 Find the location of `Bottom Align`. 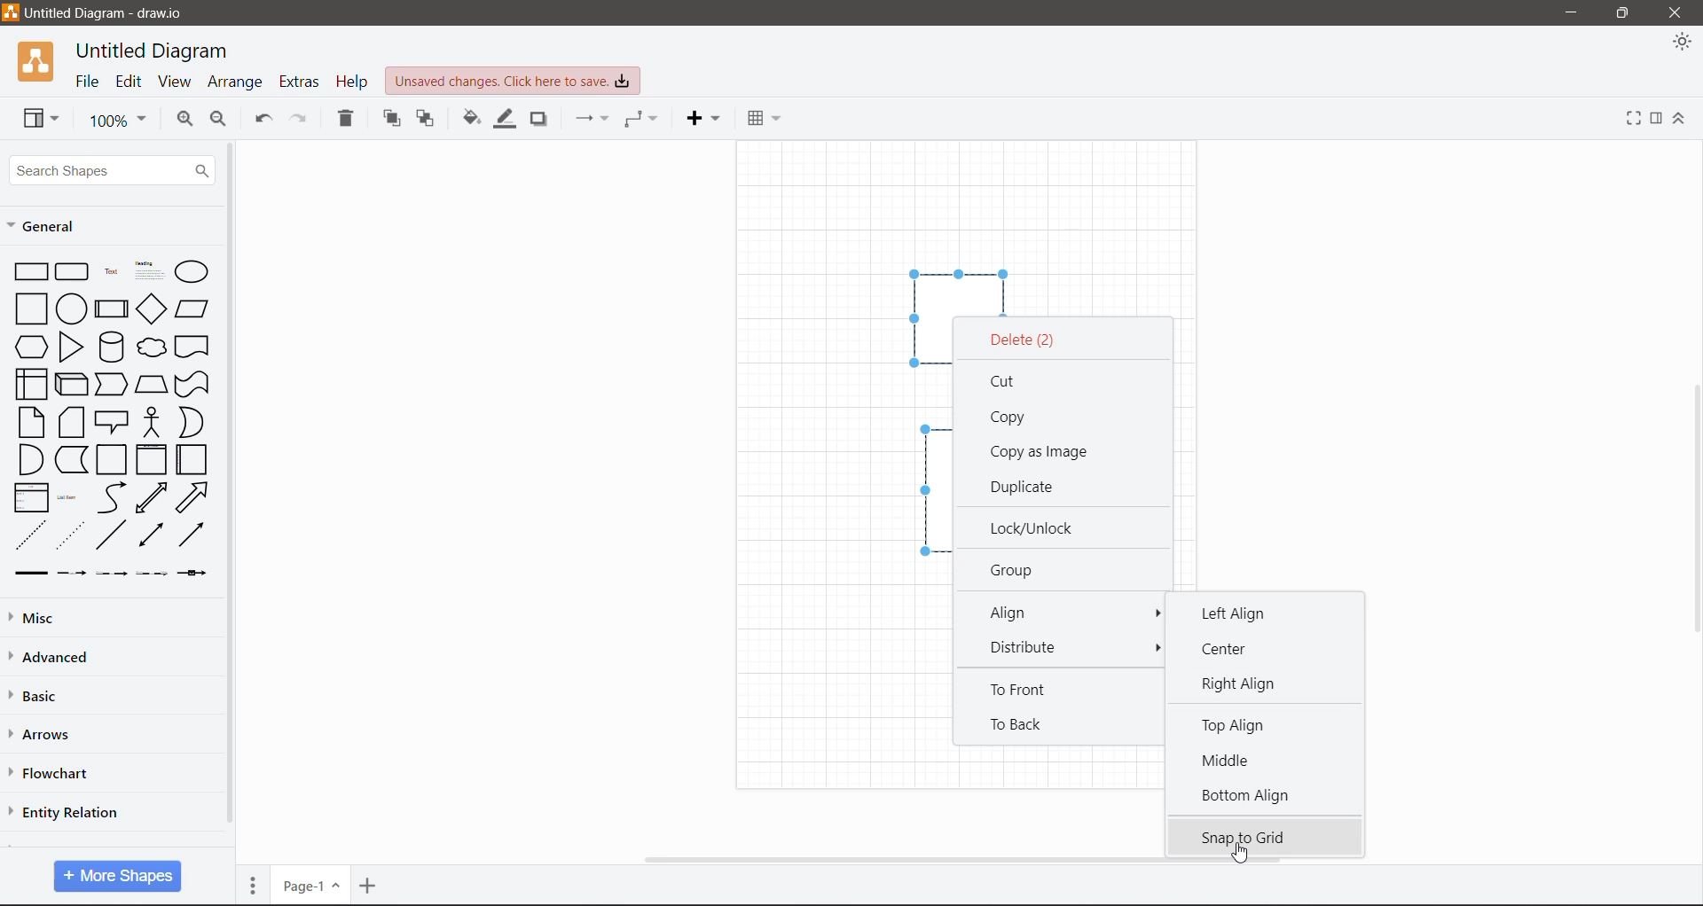

Bottom Align is located at coordinates (1246, 797).